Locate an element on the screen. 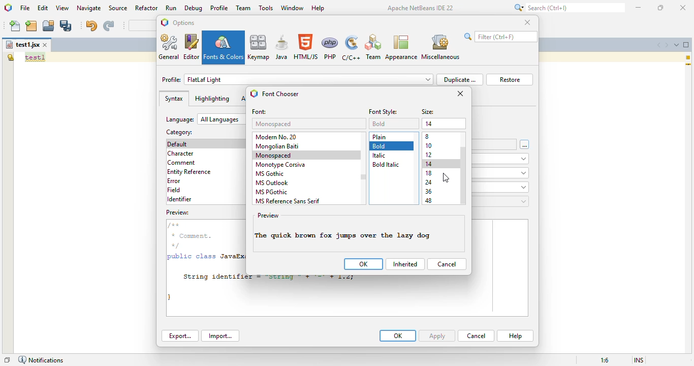 The image size is (694, 366). category is located at coordinates (179, 132).